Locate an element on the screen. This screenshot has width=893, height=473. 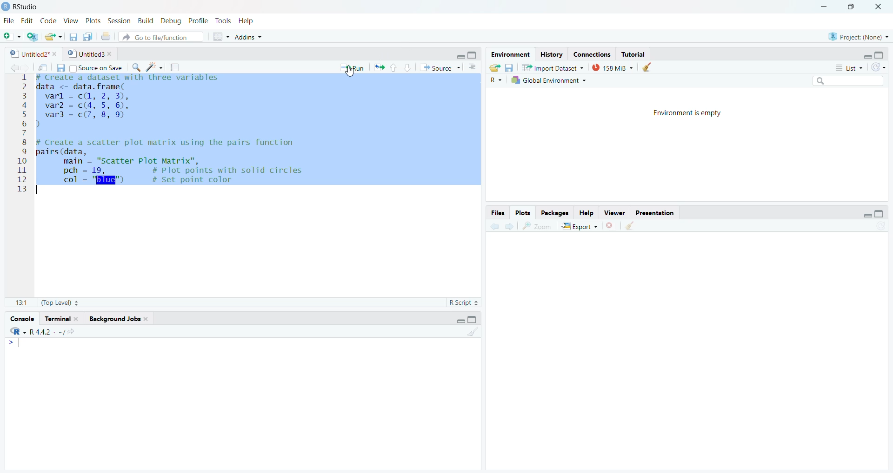
R is located at coordinates (15, 331).